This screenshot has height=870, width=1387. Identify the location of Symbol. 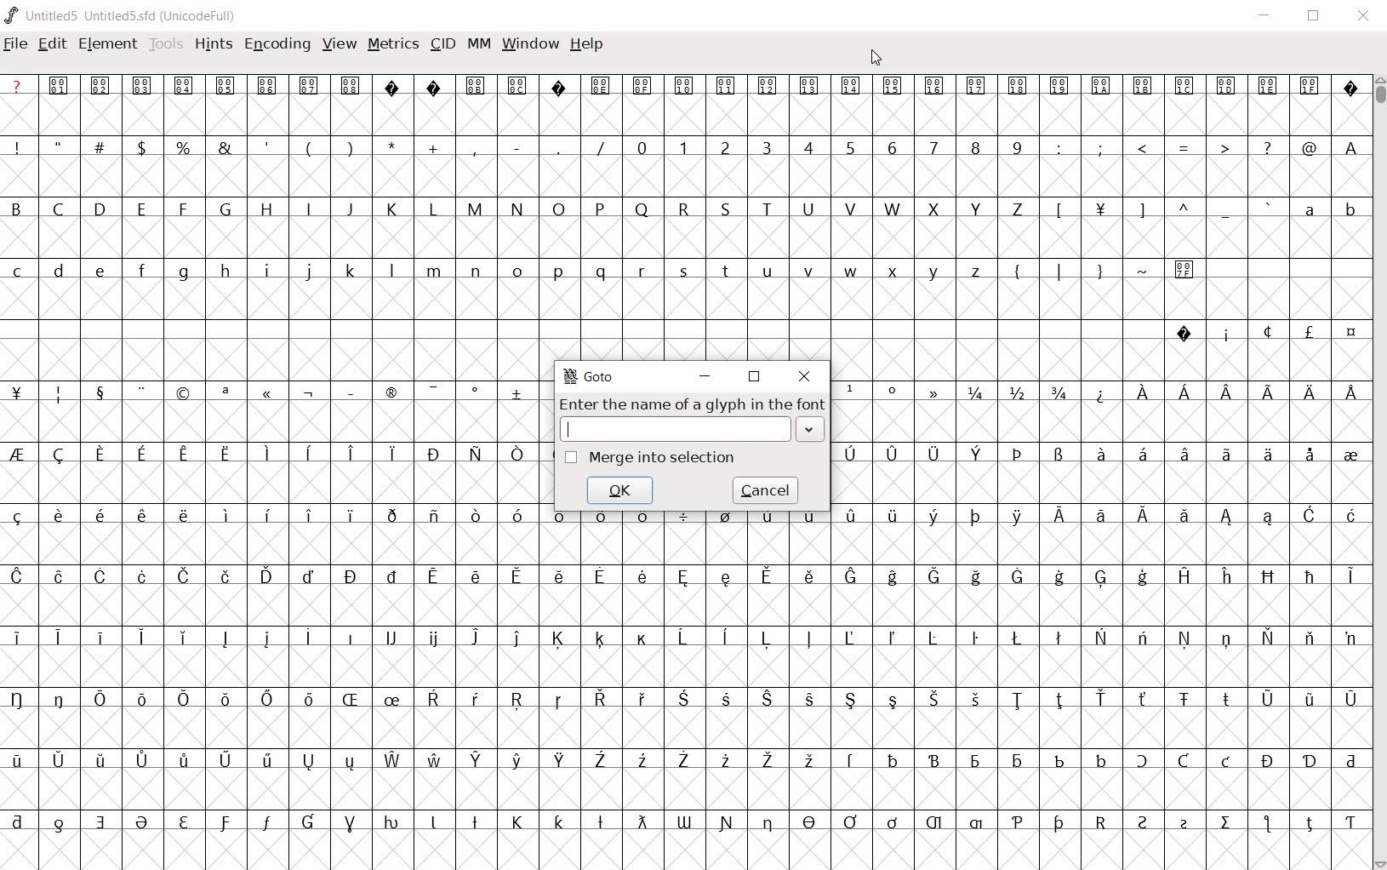
(811, 88).